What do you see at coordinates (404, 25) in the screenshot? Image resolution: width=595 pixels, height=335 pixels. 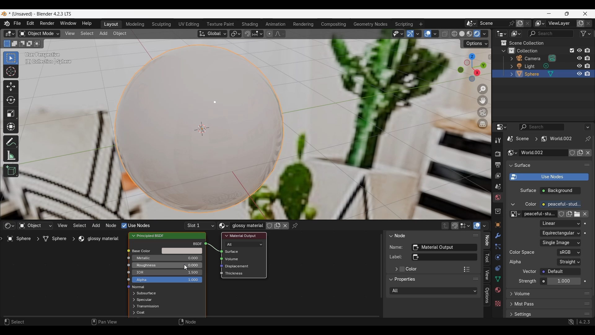 I see `Scripting workspace` at bounding box center [404, 25].